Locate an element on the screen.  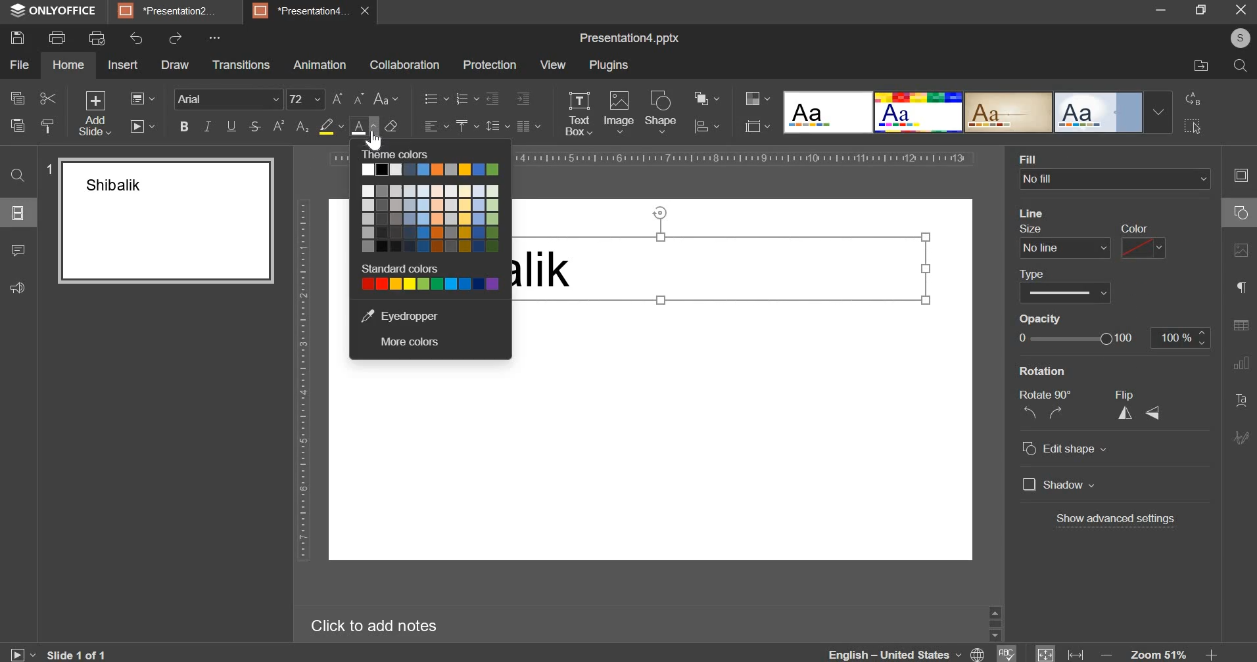
Click to add notes is located at coordinates (384, 625).